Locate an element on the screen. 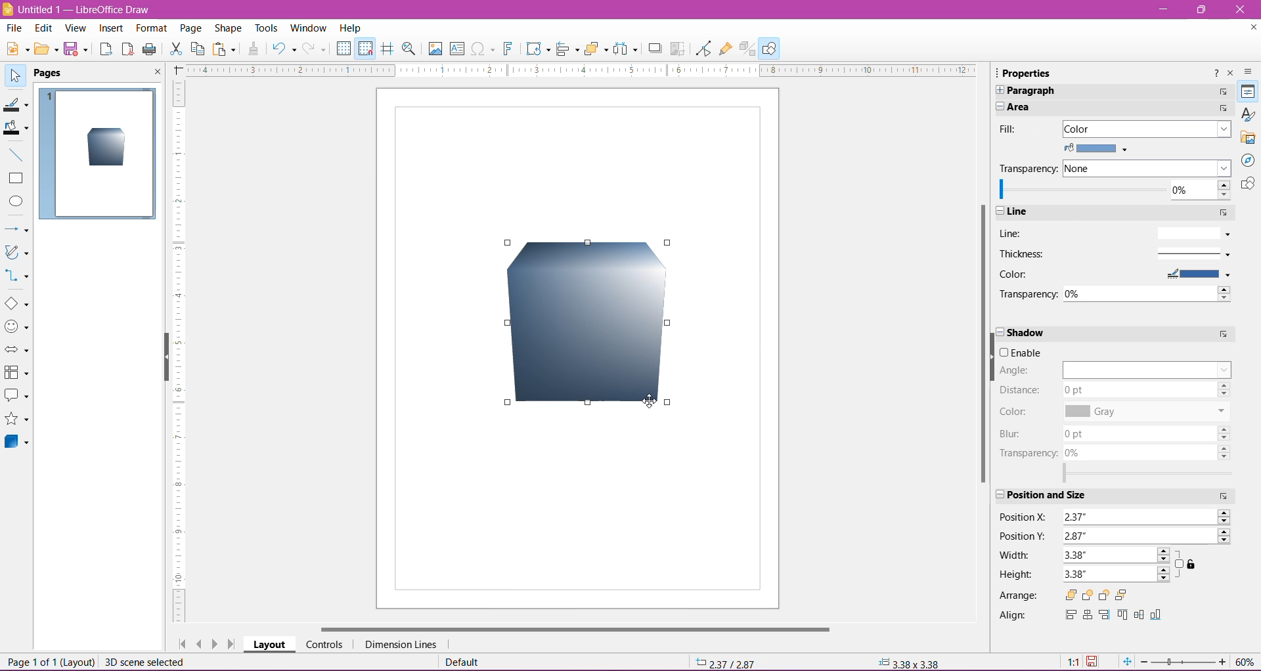  Transparency is located at coordinates (1030, 168).